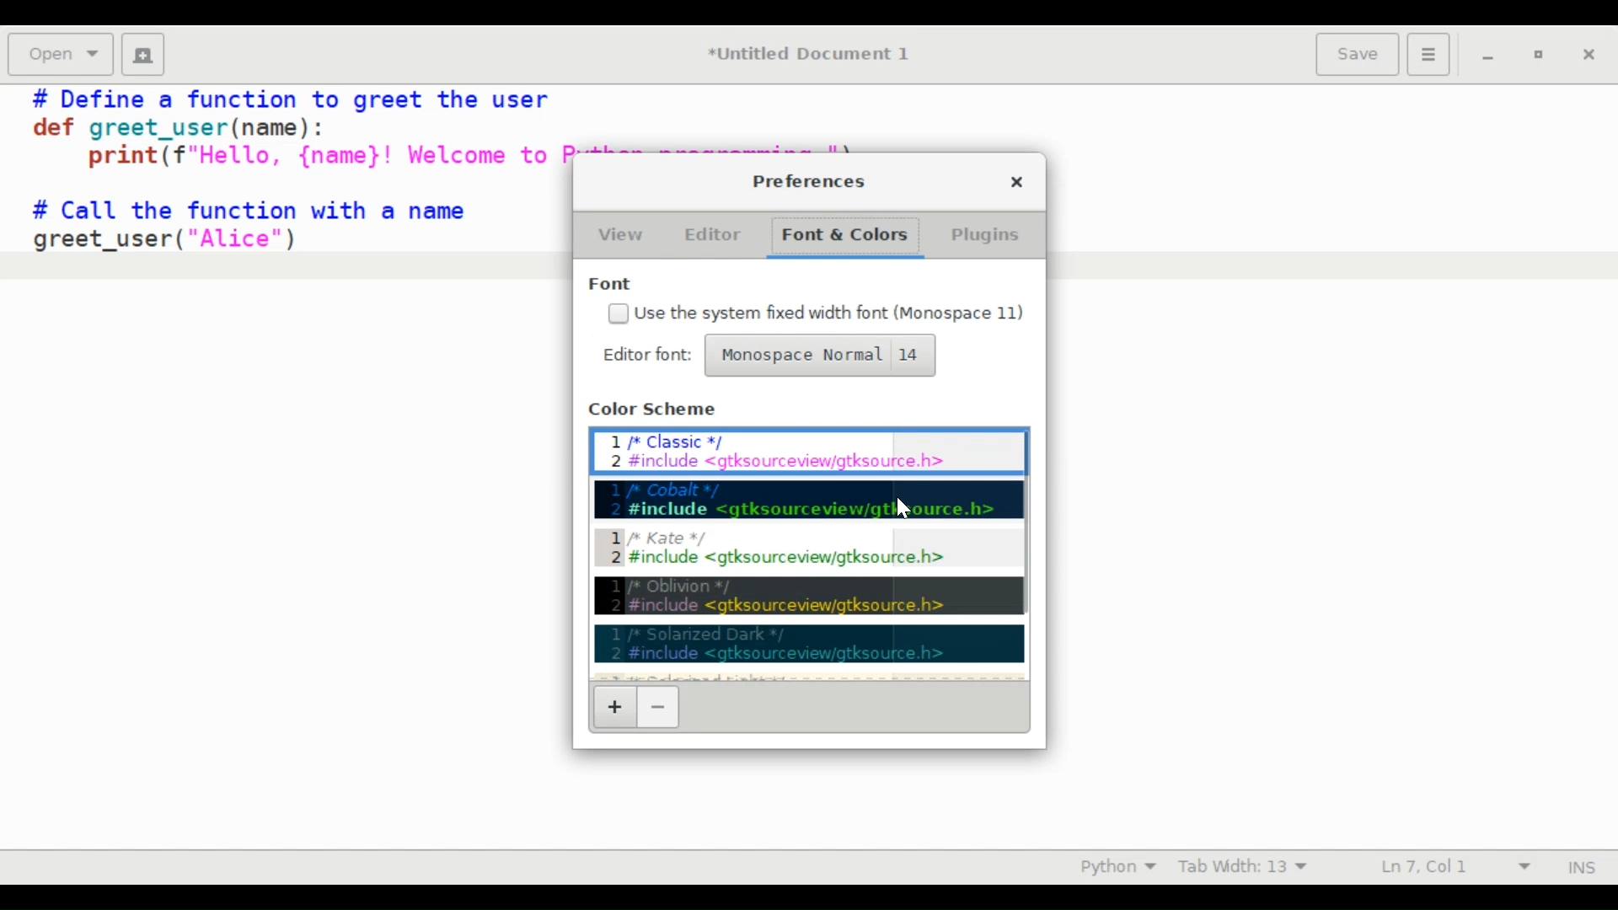 The width and height of the screenshot is (1618, 910). Describe the element at coordinates (1117, 866) in the screenshot. I see `Highlighting mode` at that location.